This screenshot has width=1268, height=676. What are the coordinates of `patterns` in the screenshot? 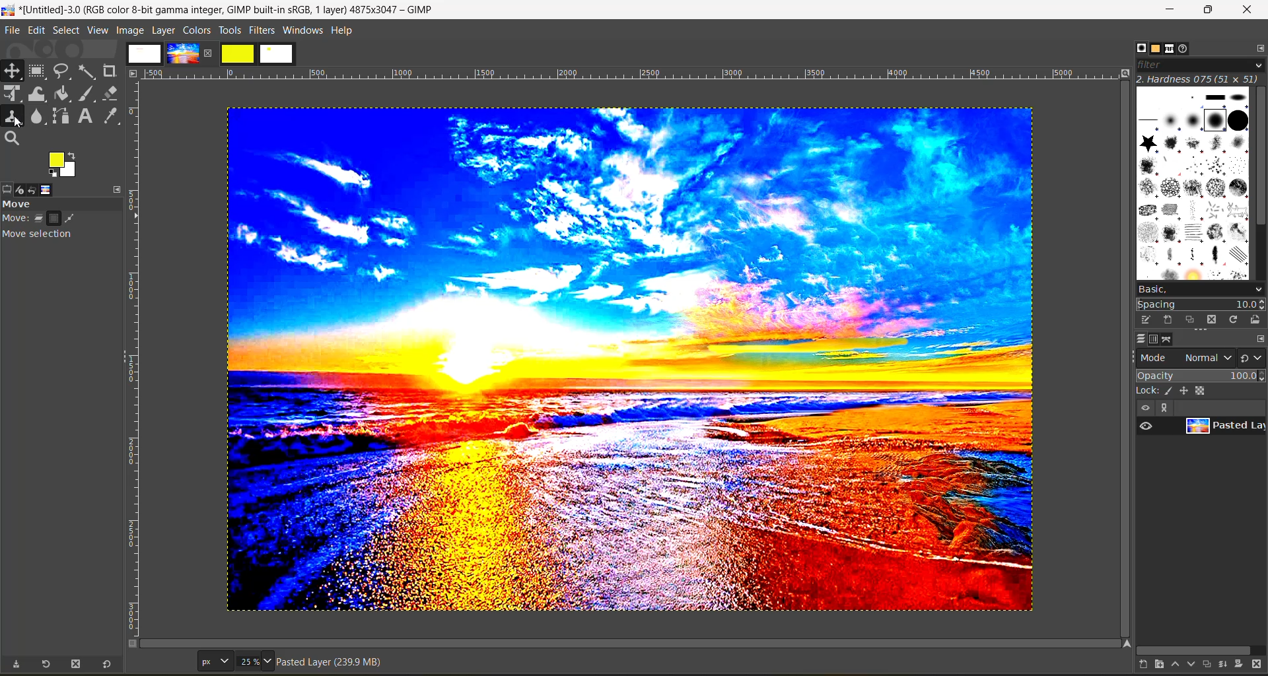 It's located at (1154, 50).